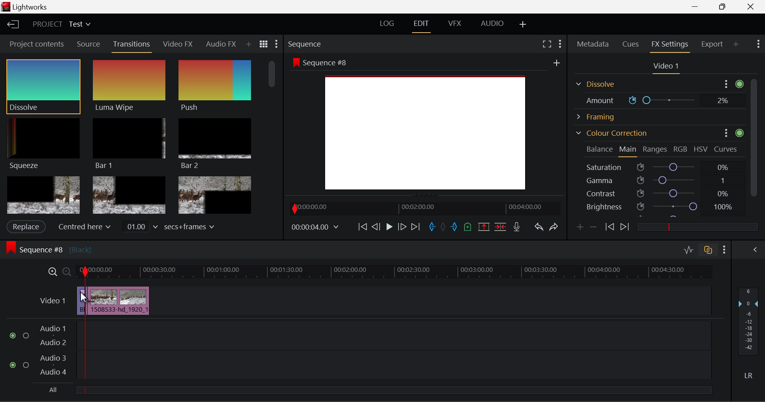 Image resolution: width=765 pixels, height=402 pixels. What do you see at coordinates (52, 300) in the screenshot?
I see `Video 1` at bounding box center [52, 300].